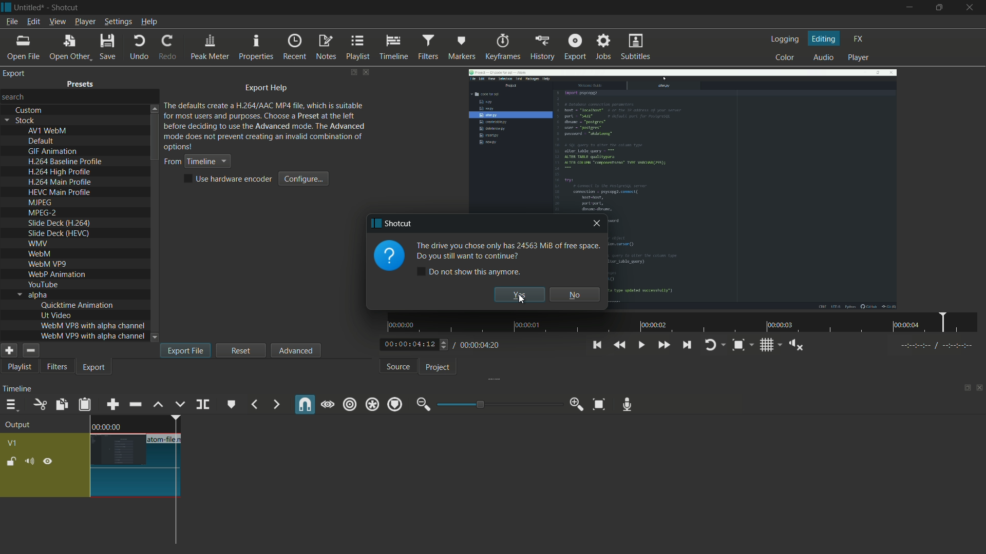 The height and width of the screenshot is (554, 986). Describe the element at coordinates (390, 224) in the screenshot. I see `app name` at that location.